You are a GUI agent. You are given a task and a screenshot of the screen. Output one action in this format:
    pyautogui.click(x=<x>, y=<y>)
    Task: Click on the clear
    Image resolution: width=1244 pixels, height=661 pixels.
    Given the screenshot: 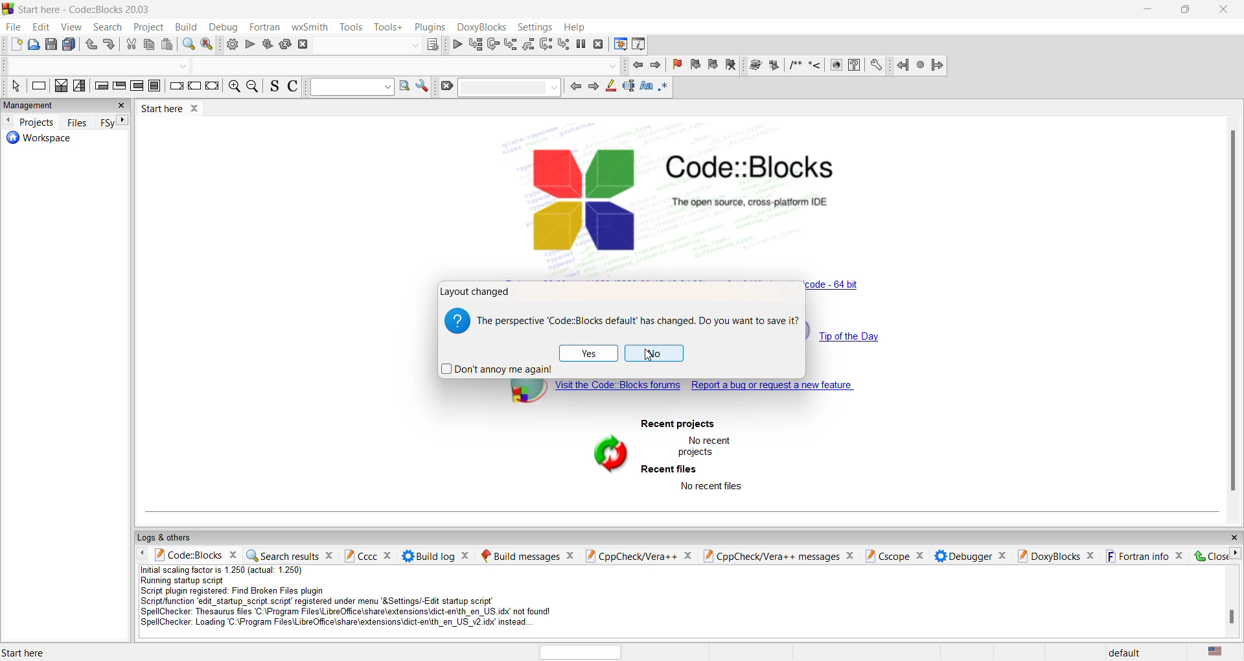 What is the action you would take?
    pyautogui.click(x=448, y=88)
    